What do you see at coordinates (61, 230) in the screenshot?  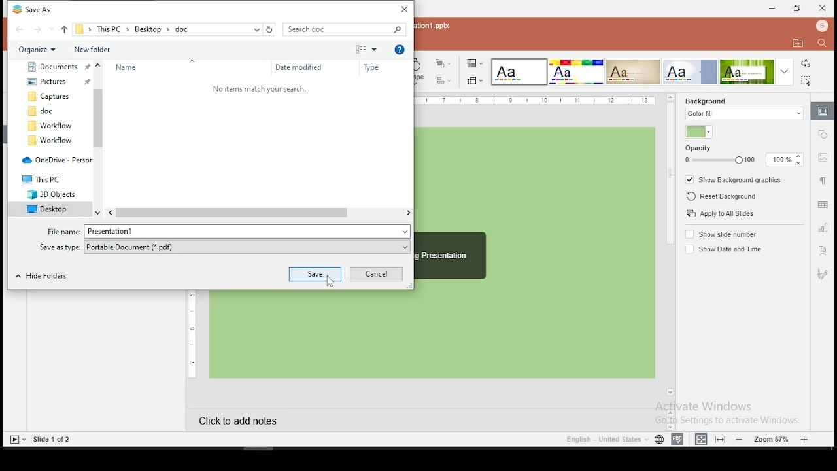 I see `File name` at bounding box center [61, 230].